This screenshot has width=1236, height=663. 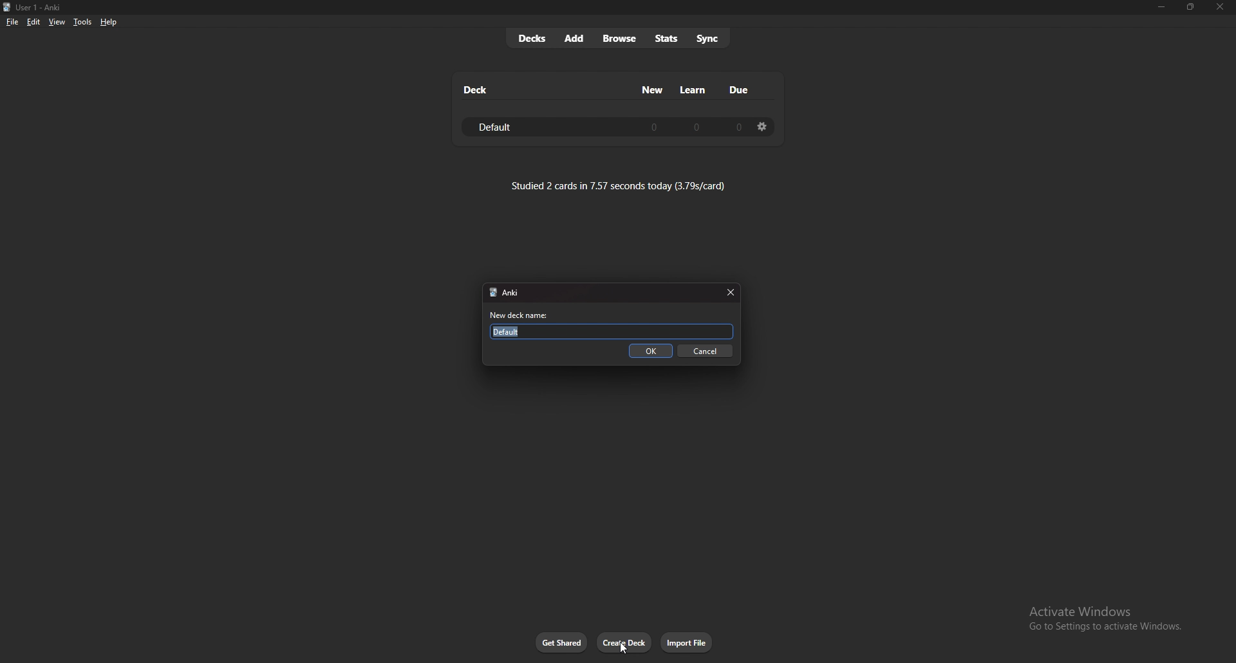 What do you see at coordinates (32, 23) in the screenshot?
I see `edit` at bounding box center [32, 23].